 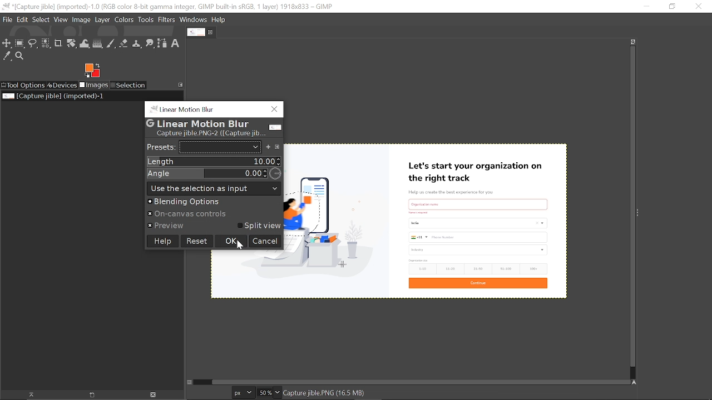 What do you see at coordinates (265, 242) in the screenshot?
I see `Cancel` at bounding box center [265, 242].